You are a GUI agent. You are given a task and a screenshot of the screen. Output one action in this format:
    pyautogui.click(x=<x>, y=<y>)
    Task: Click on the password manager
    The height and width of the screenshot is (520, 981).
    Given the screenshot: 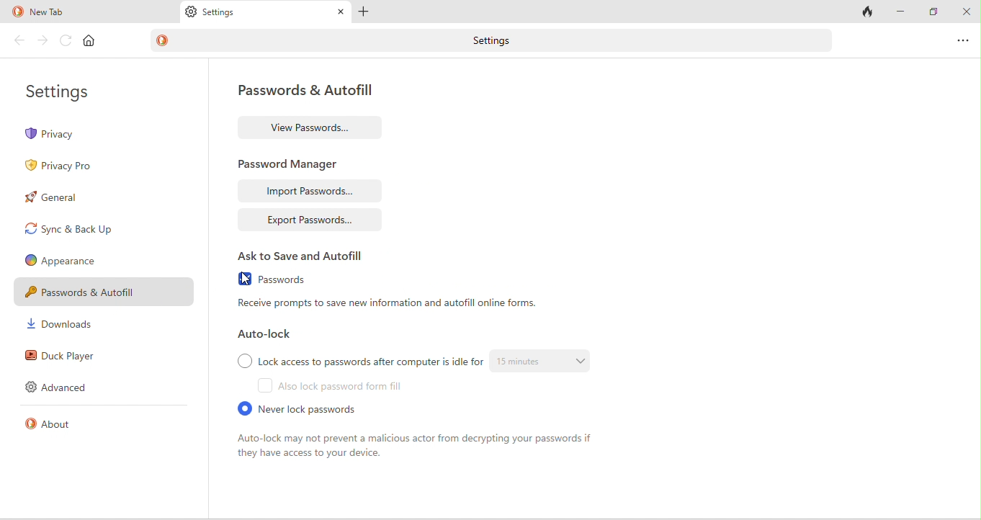 What is the action you would take?
    pyautogui.click(x=297, y=161)
    